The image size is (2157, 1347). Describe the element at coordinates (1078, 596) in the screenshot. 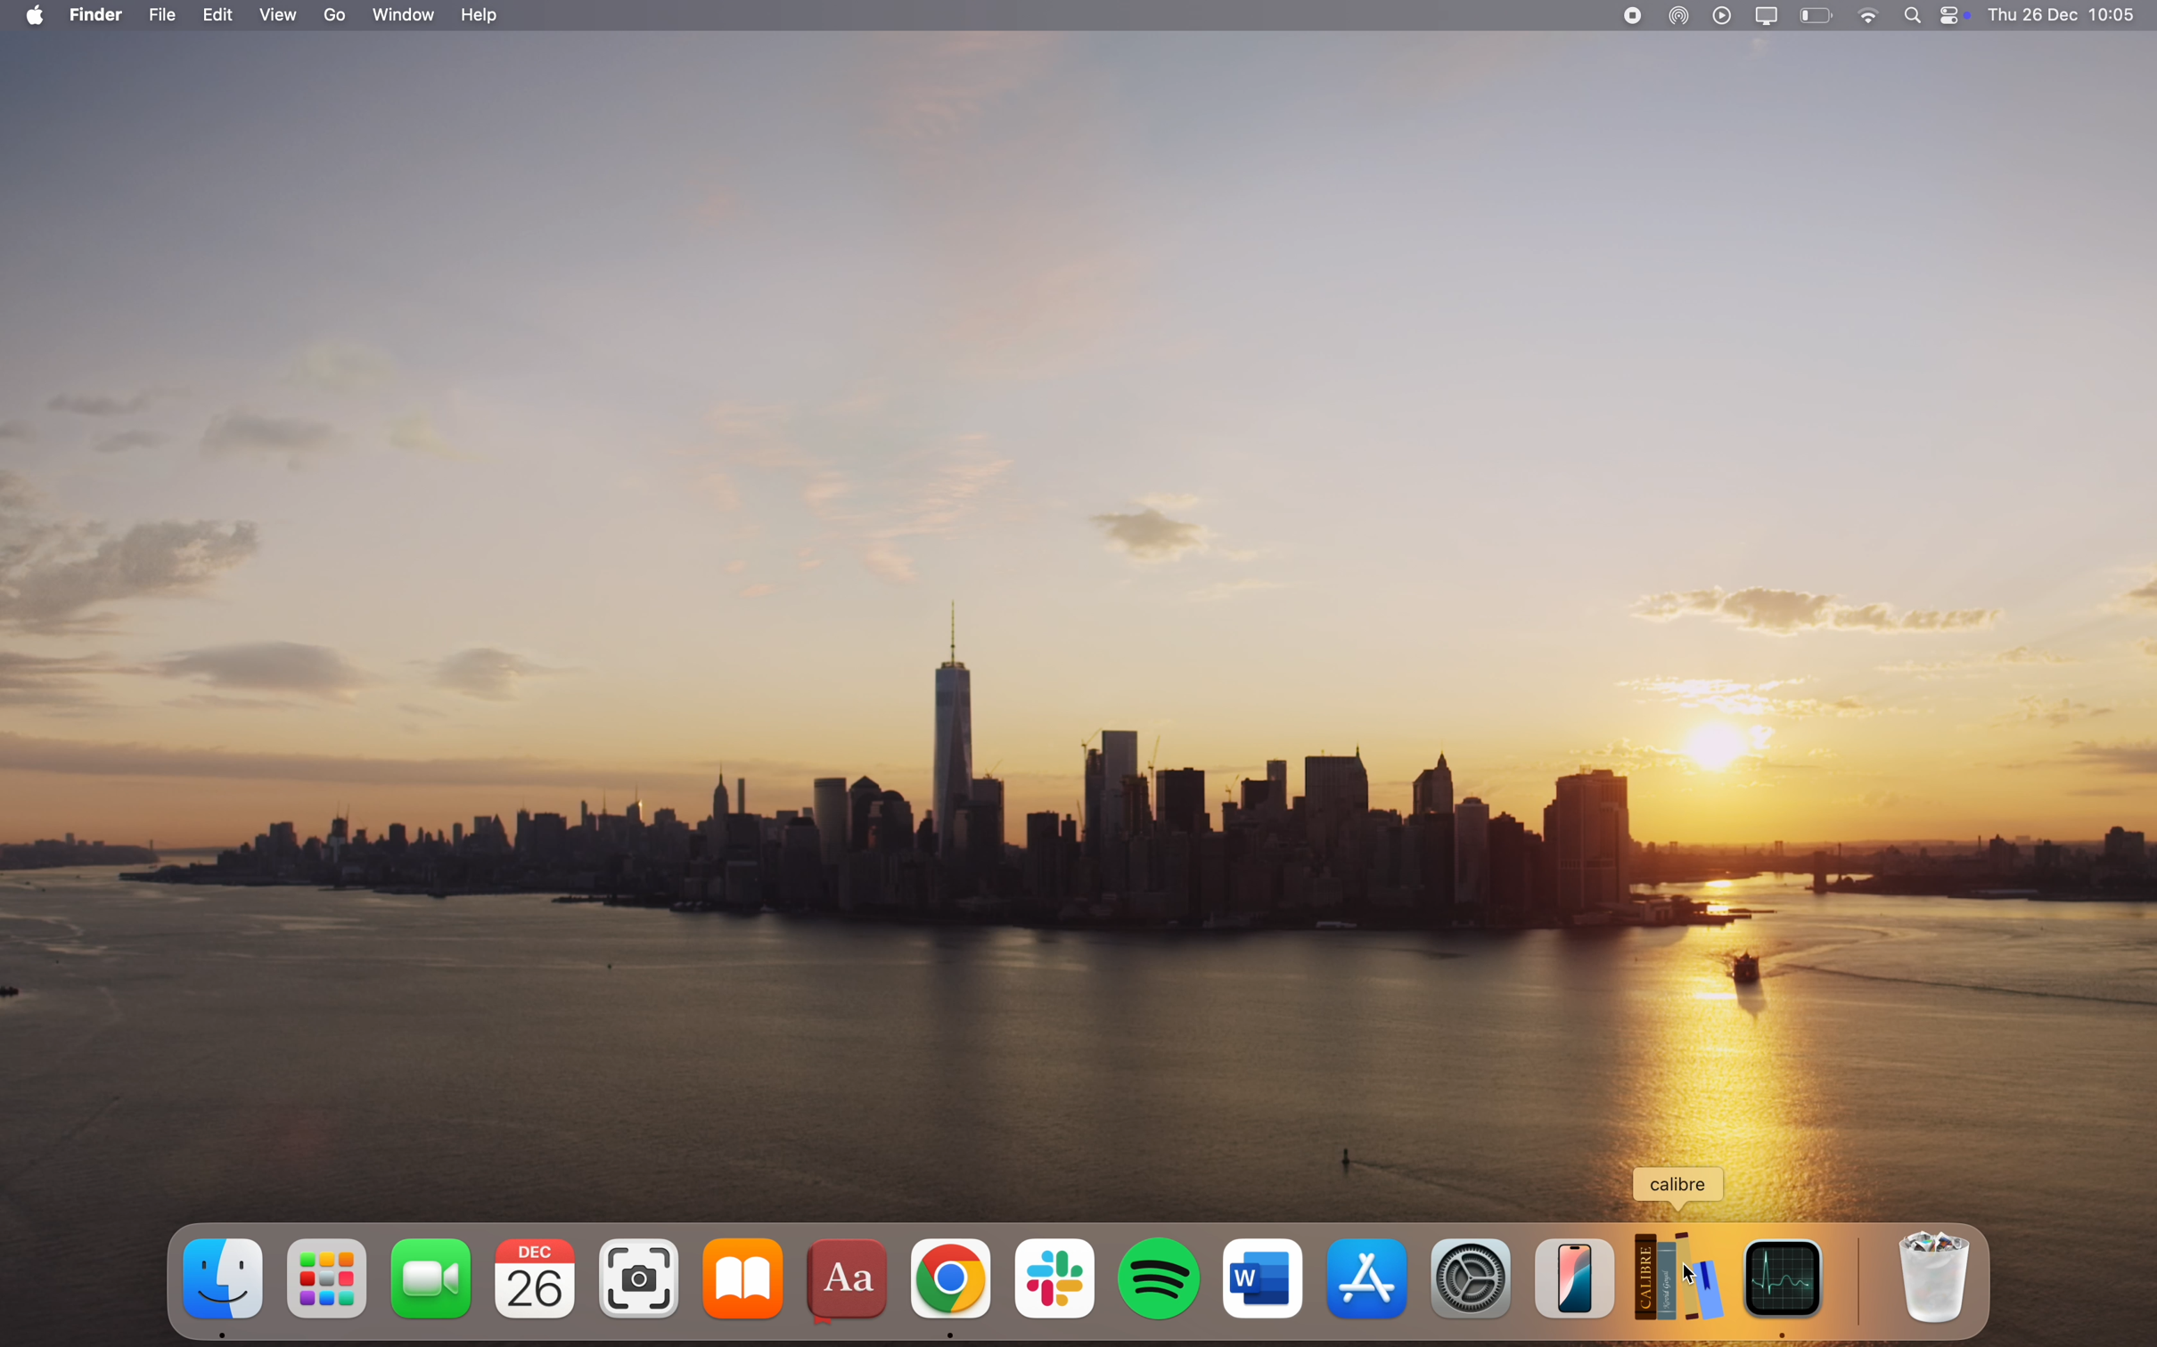

I see `background image` at that location.